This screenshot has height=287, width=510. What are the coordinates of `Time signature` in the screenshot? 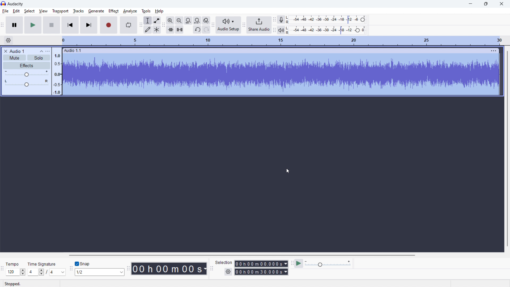 It's located at (43, 264).